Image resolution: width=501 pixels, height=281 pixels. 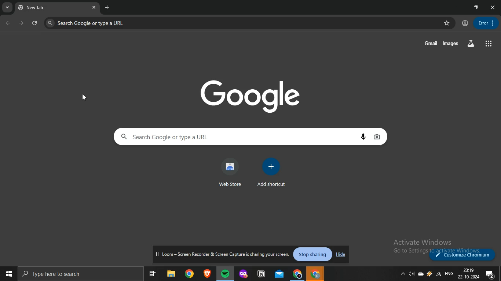 What do you see at coordinates (485, 22) in the screenshot?
I see `menu` at bounding box center [485, 22].